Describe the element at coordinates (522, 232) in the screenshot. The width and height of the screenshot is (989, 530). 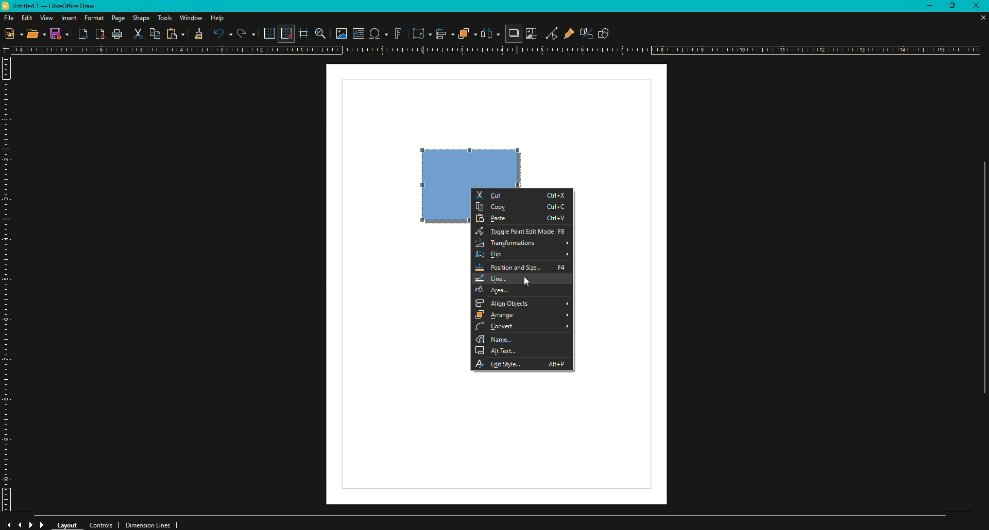
I see `Toggle Point Edit Mode` at that location.